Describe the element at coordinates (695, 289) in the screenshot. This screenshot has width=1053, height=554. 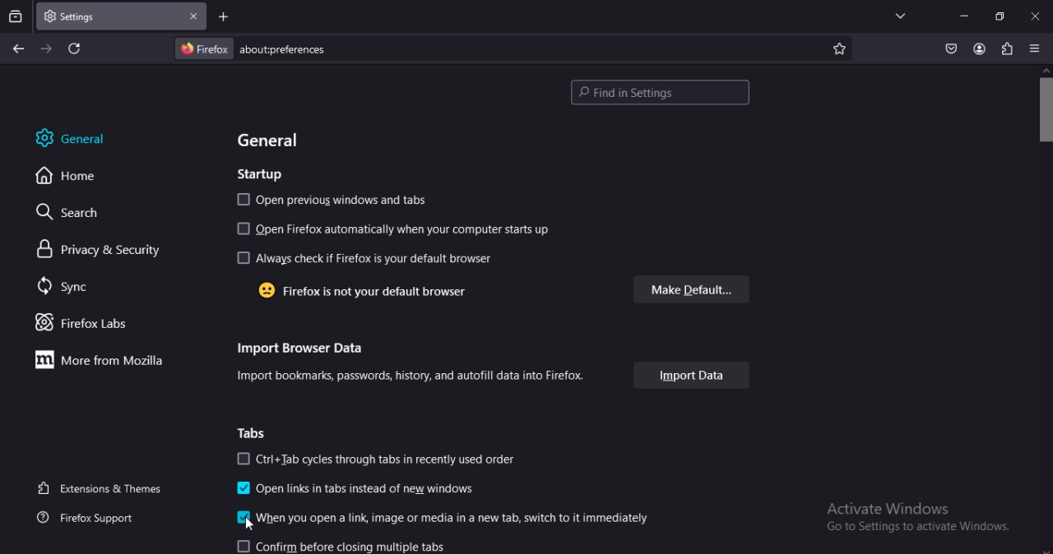
I see `make default` at that location.